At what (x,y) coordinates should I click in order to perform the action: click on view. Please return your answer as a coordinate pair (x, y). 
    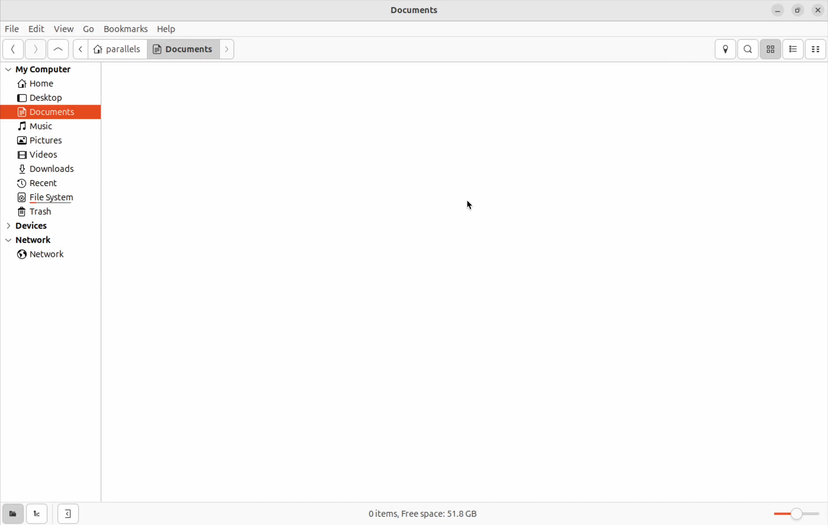
    Looking at the image, I should click on (63, 28).